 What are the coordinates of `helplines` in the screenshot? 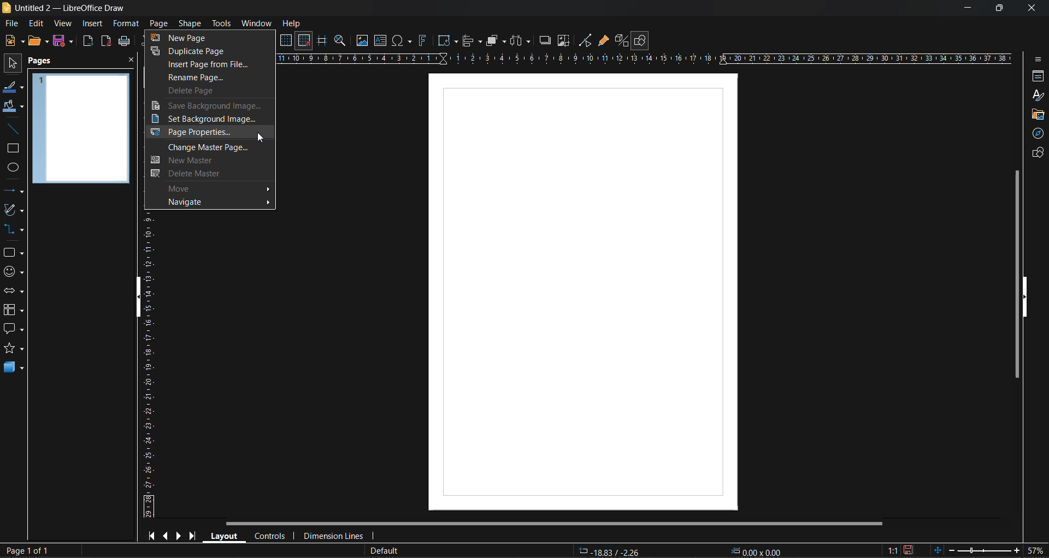 It's located at (321, 40).